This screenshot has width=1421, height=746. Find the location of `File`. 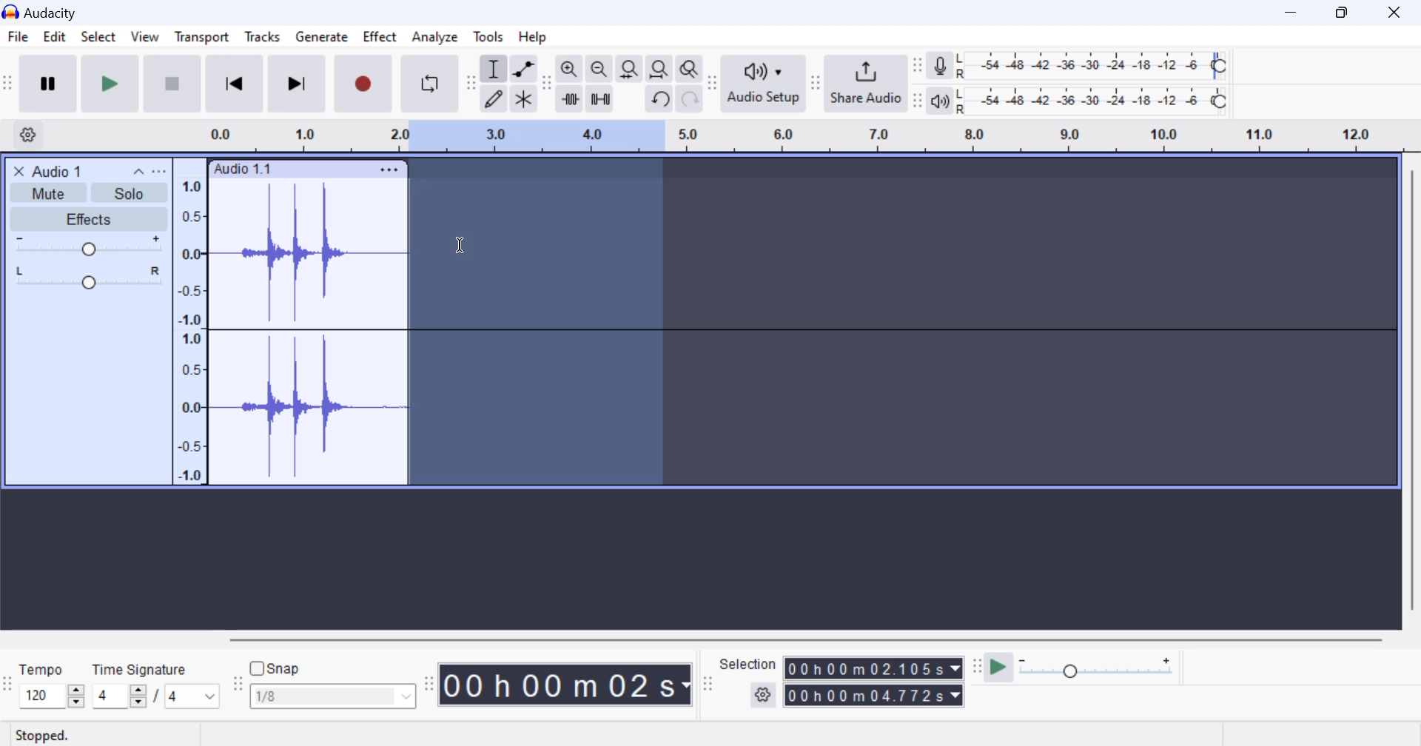

File is located at coordinates (17, 37).